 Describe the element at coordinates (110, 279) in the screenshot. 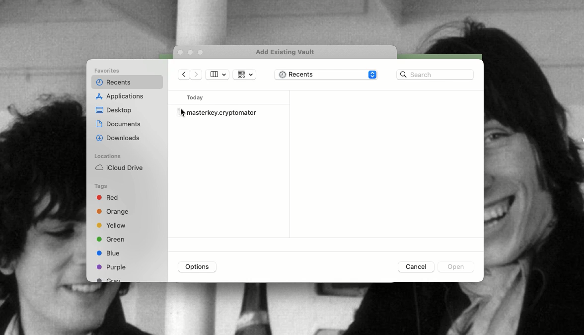

I see `Gray` at that location.